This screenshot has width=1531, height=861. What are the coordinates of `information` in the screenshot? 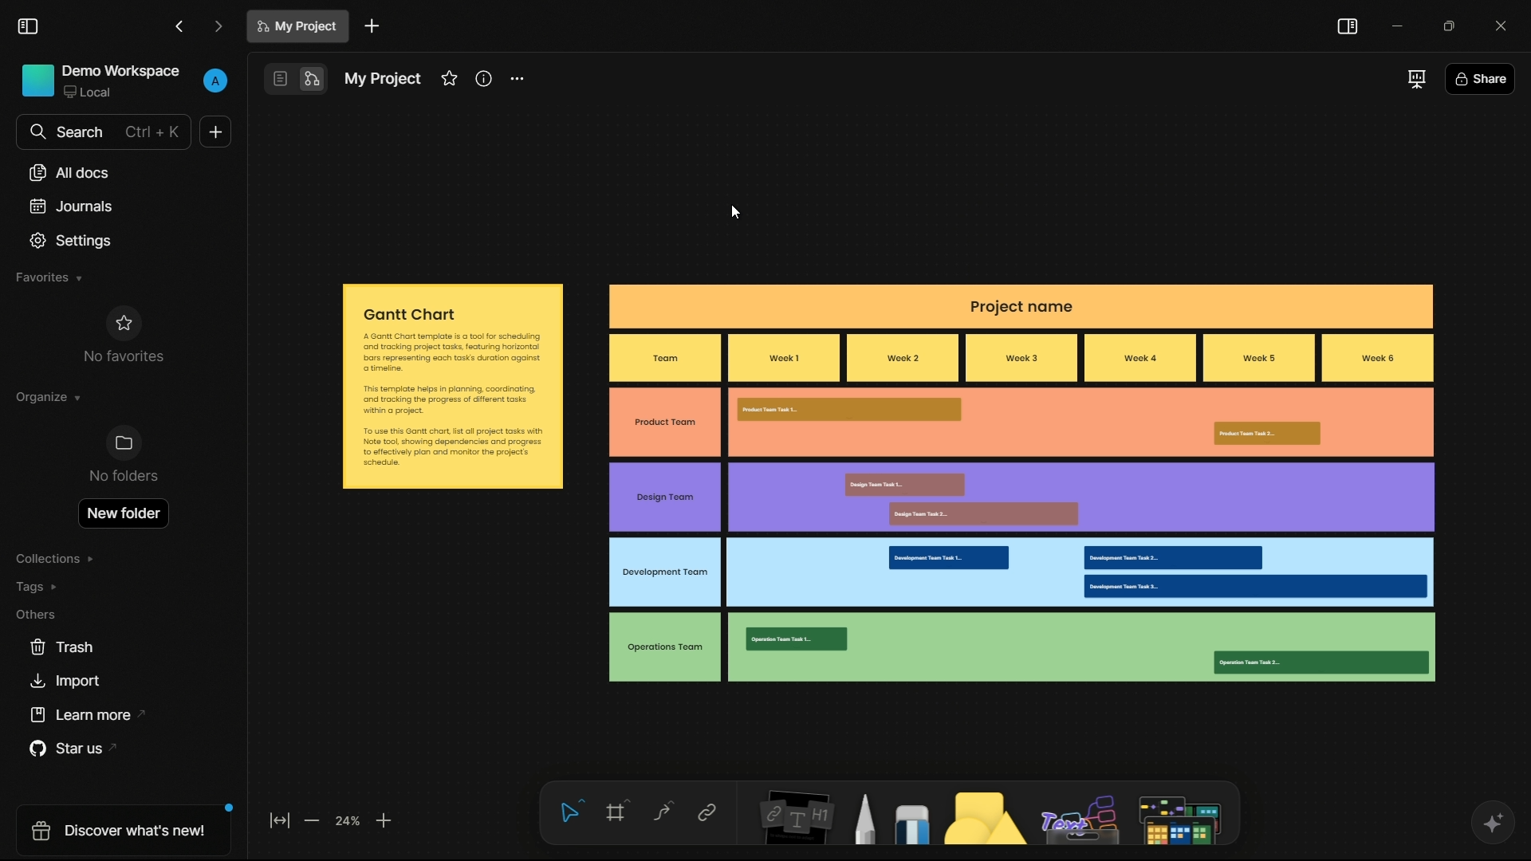 It's located at (485, 79).